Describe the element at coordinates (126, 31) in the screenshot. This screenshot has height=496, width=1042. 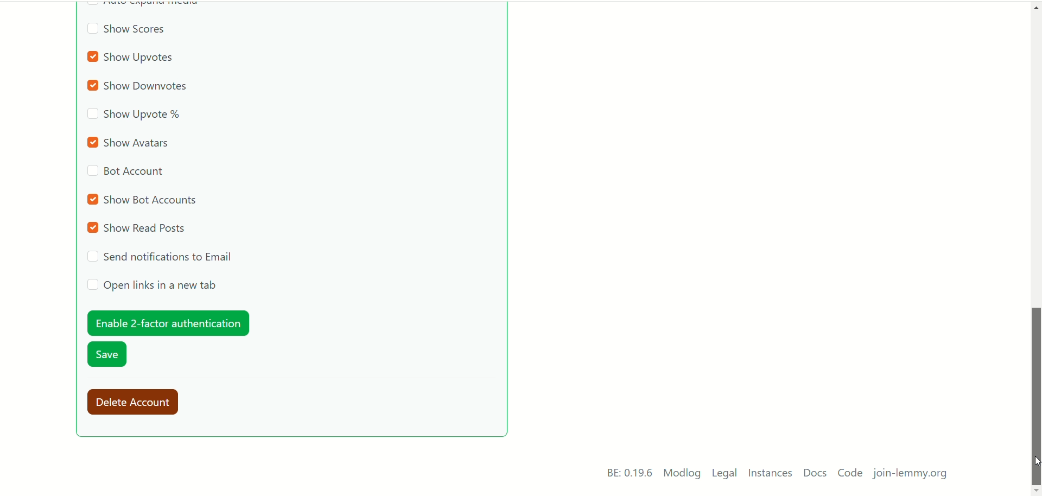
I see `show scores` at that location.